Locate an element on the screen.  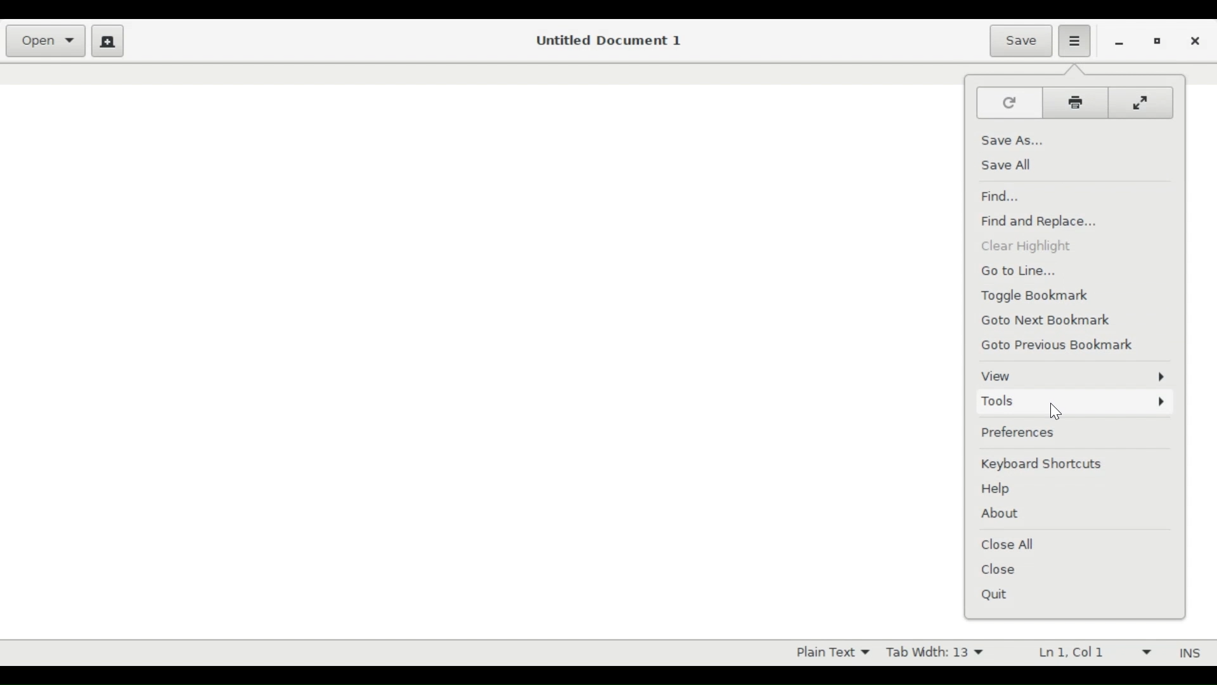
Clear Highlight is located at coordinates (1026, 246).